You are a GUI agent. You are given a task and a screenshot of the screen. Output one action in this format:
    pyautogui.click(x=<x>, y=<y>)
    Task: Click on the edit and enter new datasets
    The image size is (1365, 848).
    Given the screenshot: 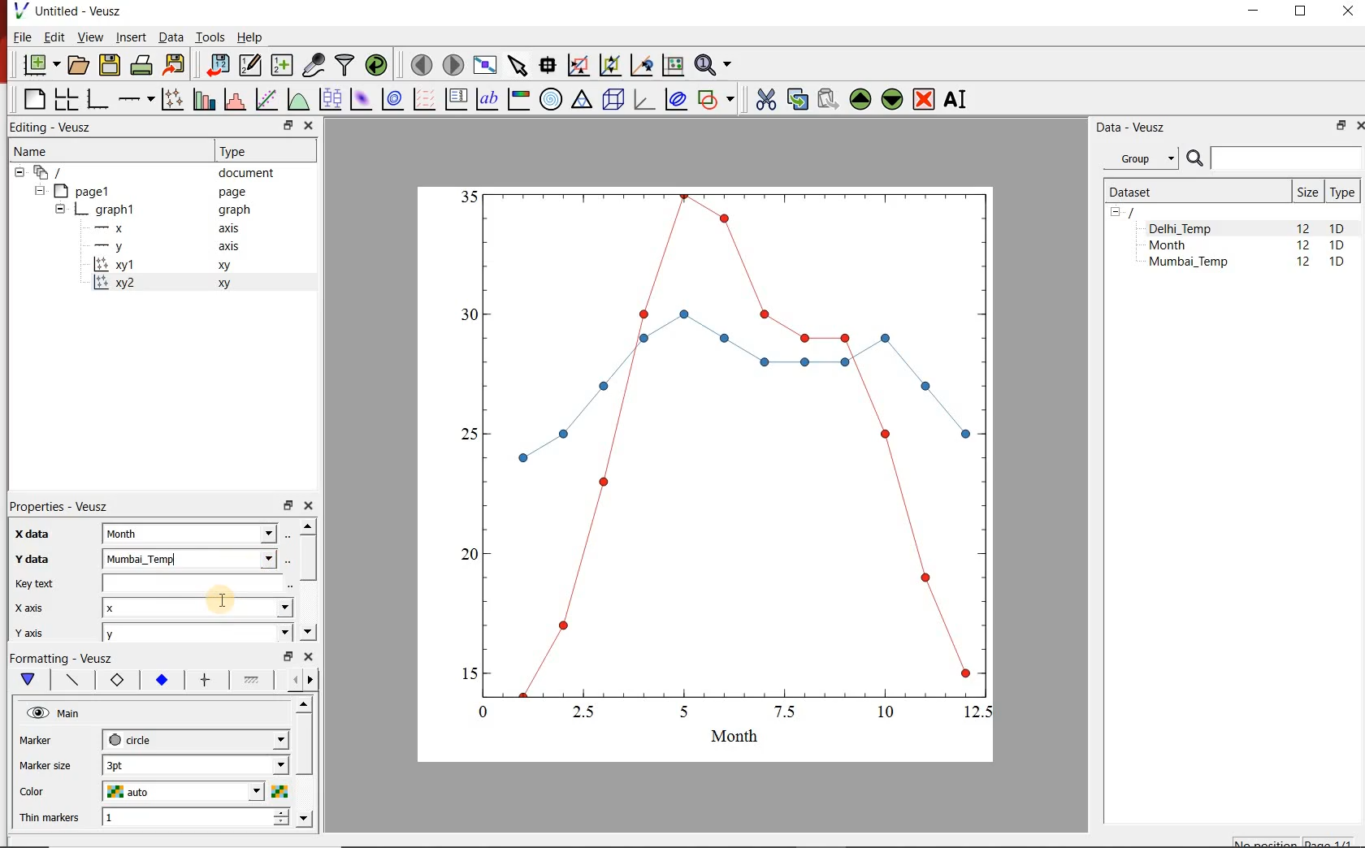 What is the action you would take?
    pyautogui.click(x=249, y=65)
    